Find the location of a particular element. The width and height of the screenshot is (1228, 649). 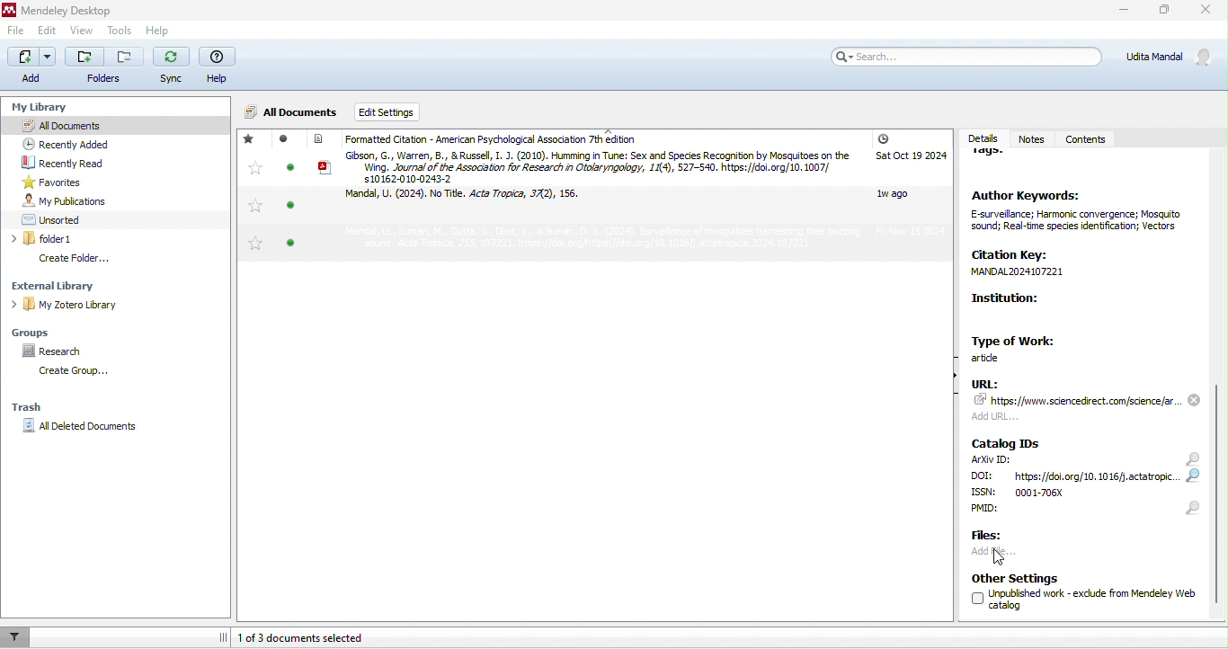

trash is located at coordinates (39, 405).